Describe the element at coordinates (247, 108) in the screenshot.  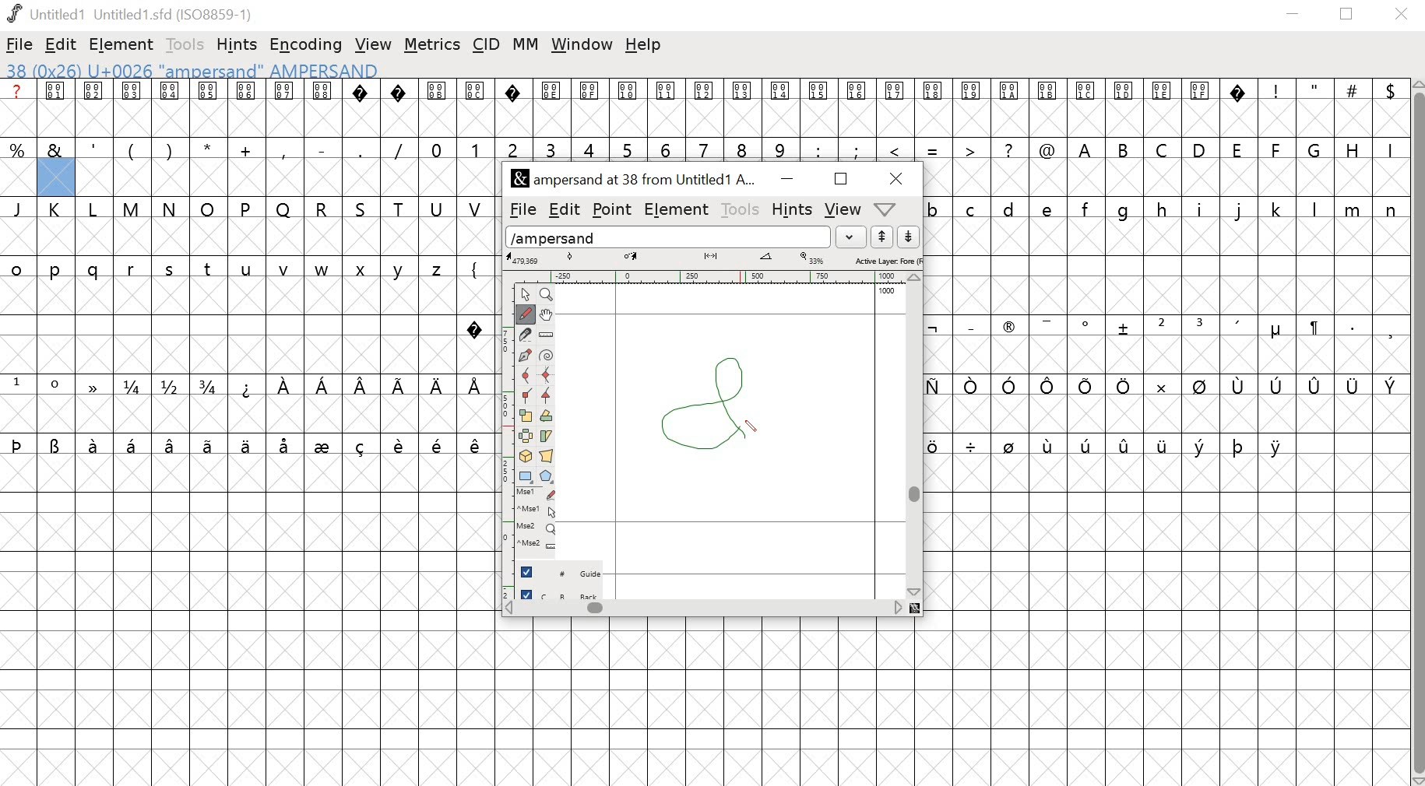
I see `0006` at that location.